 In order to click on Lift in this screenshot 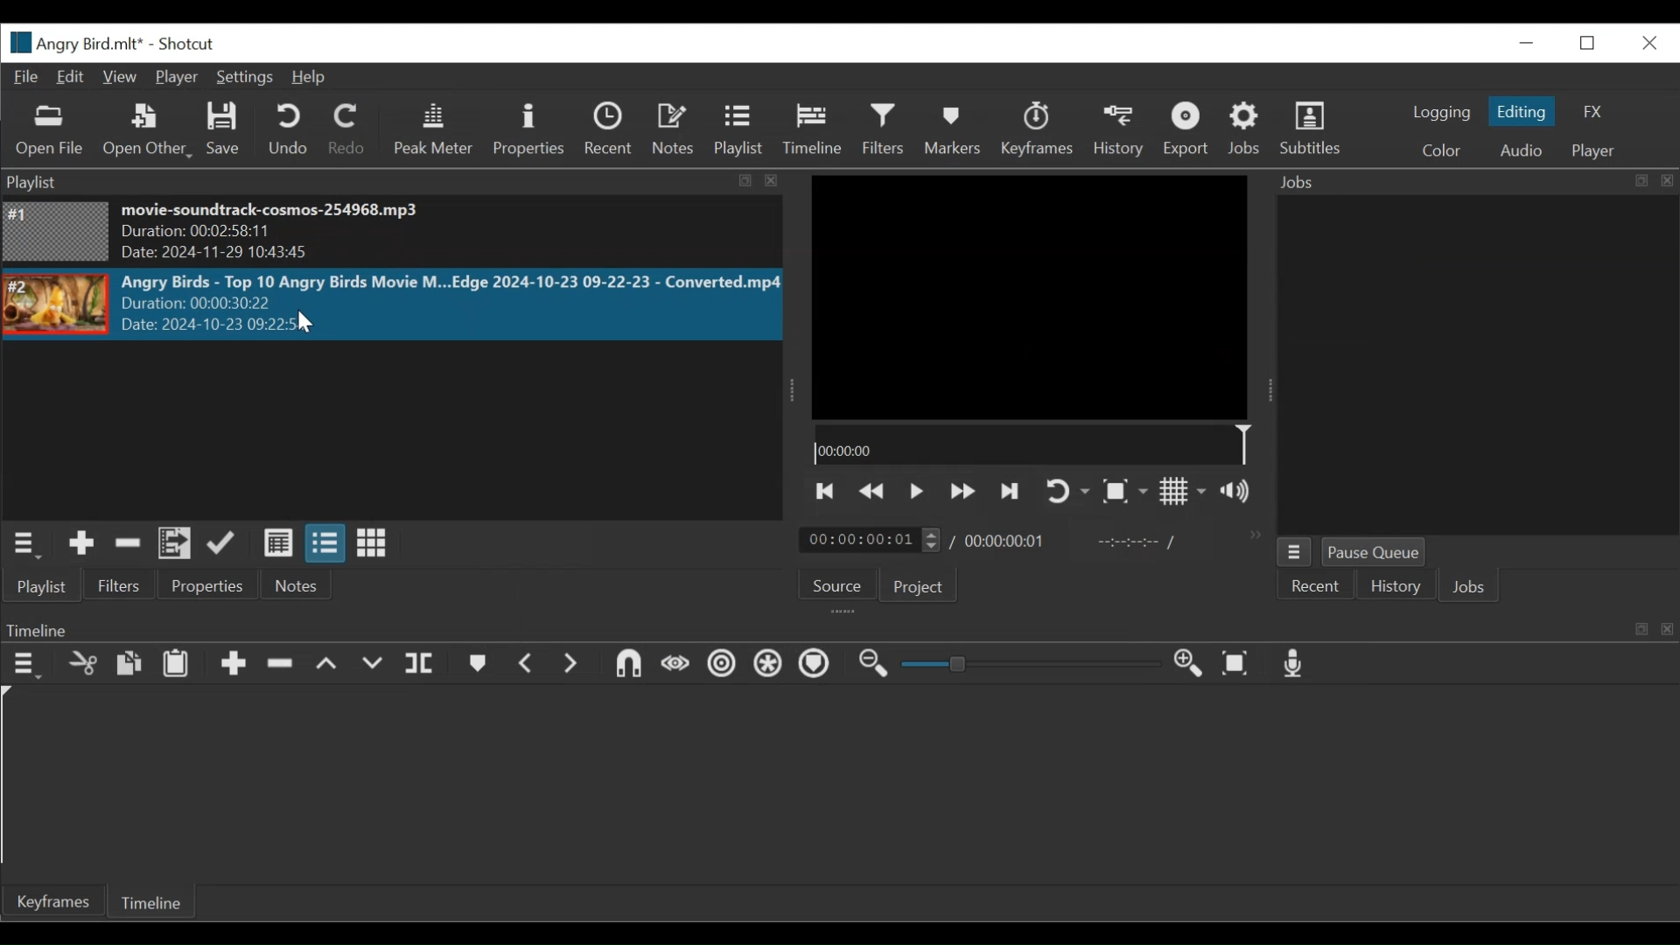, I will do `click(329, 665)`.